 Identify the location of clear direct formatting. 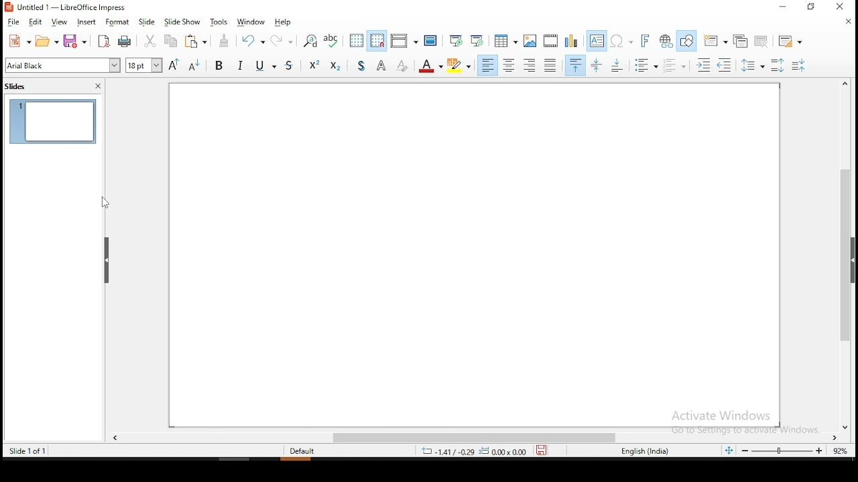
(404, 66).